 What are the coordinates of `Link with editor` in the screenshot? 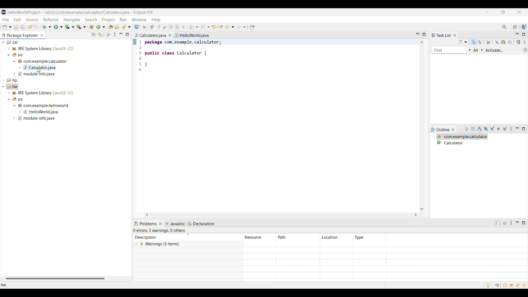 It's located at (100, 34).